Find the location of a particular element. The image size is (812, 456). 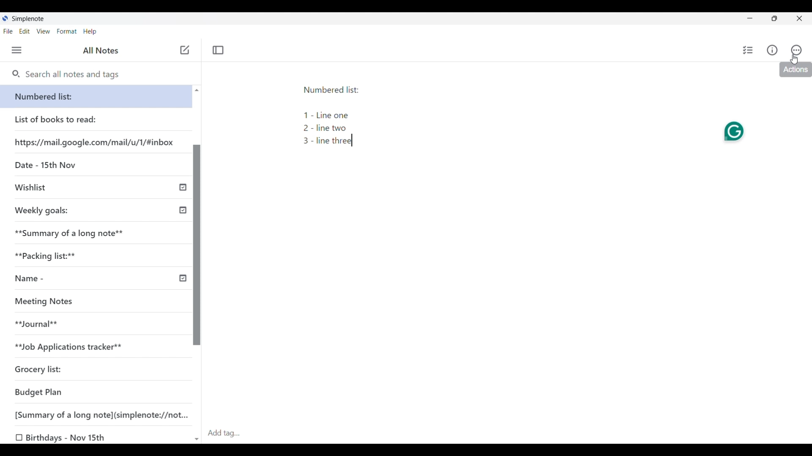

Close interface is located at coordinates (799, 18).